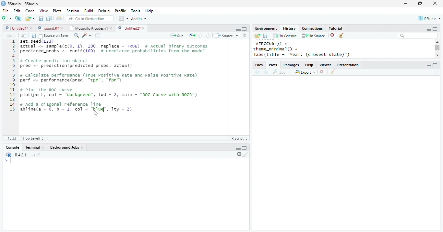 This screenshot has height=232, width=443. What do you see at coordinates (438, 48) in the screenshot?
I see `scroll bar` at bounding box center [438, 48].